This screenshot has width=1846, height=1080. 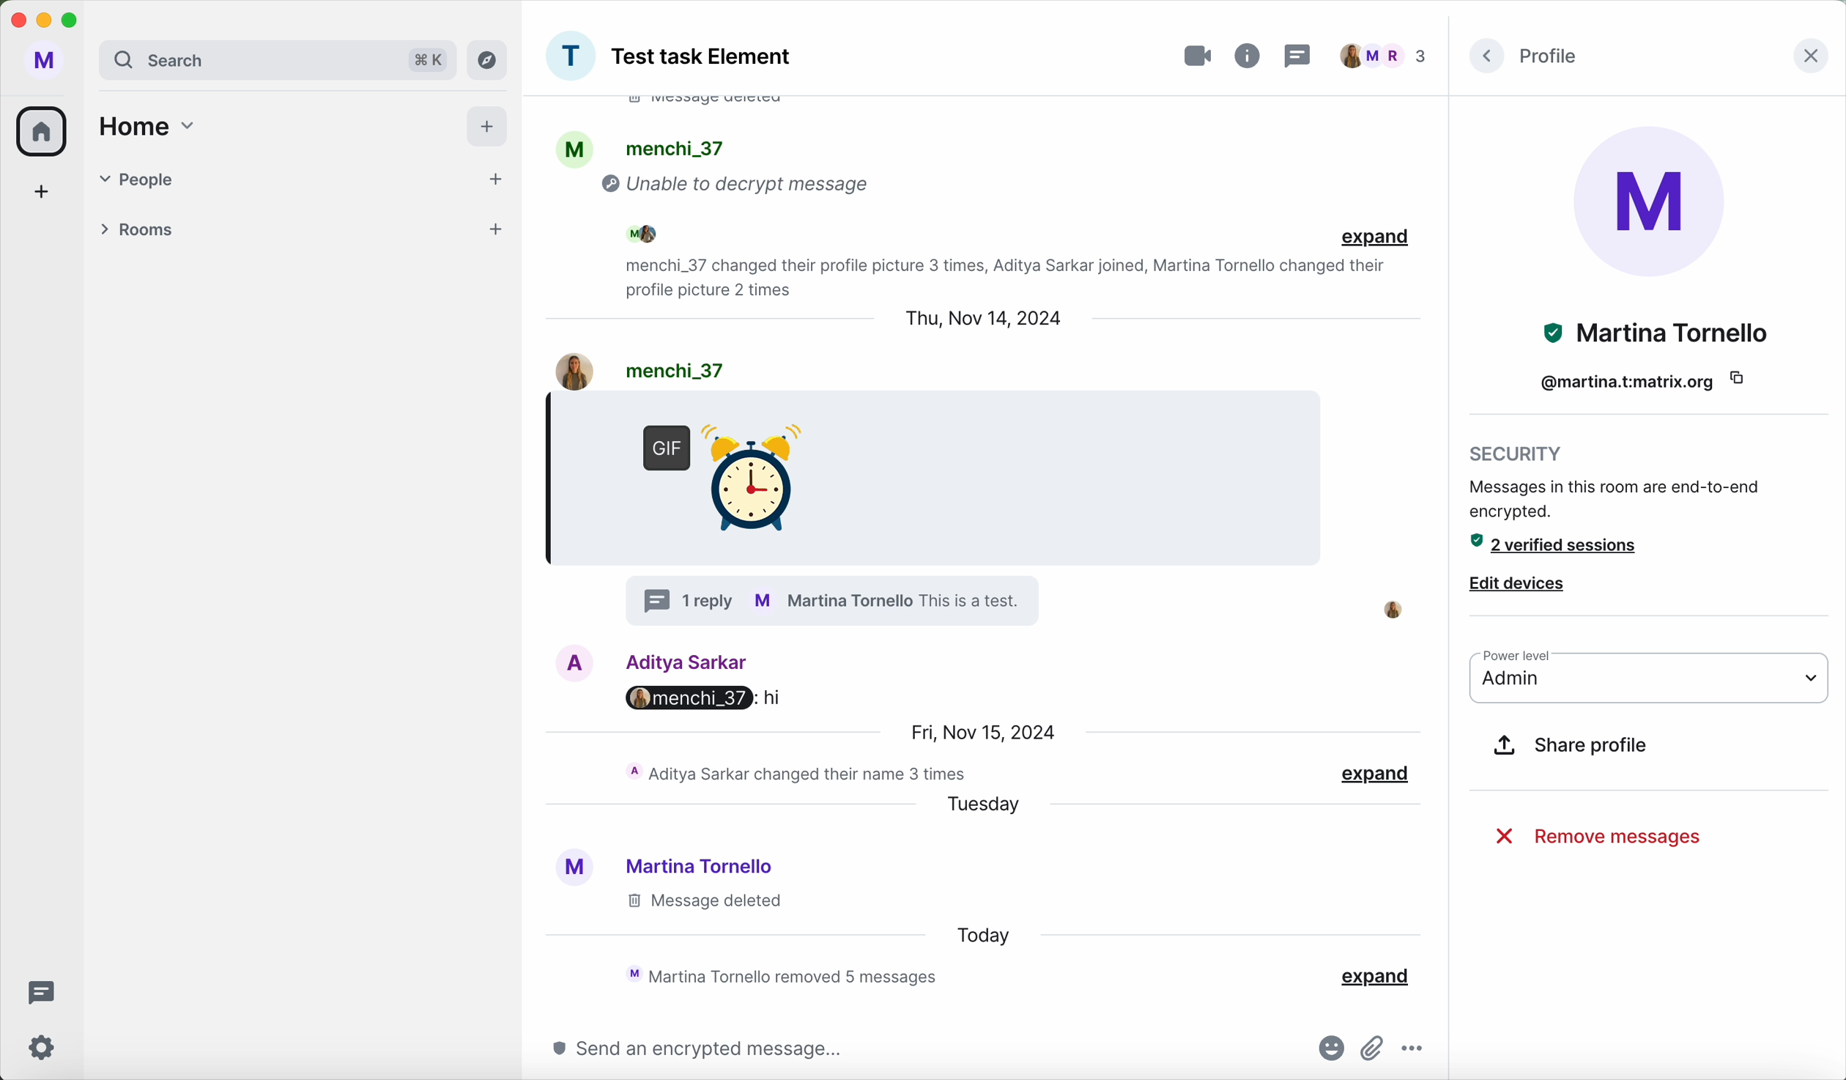 What do you see at coordinates (1652, 201) in the screenshot?
I see `profile image` at bounding box center [1652, 201].